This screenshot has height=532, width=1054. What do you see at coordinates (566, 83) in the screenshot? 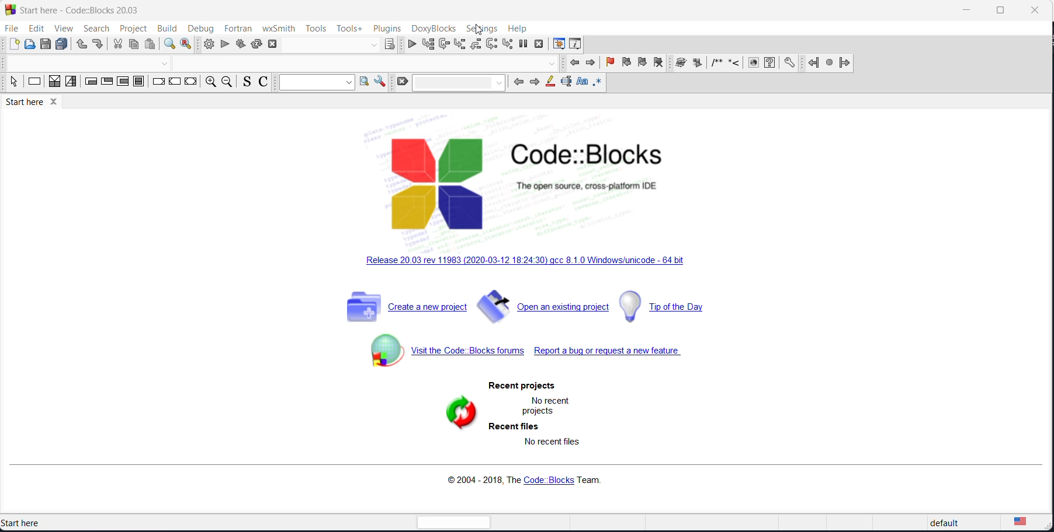
I see `select text` at bounding box center [566, 83].